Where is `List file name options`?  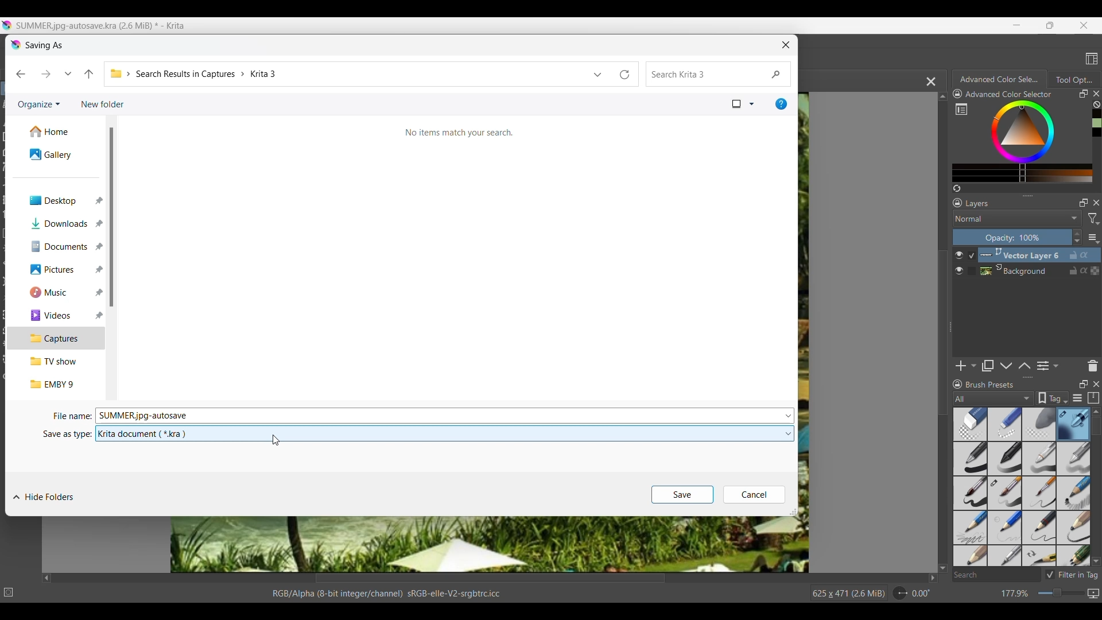 List file name options is located at coordinates (789, 416).